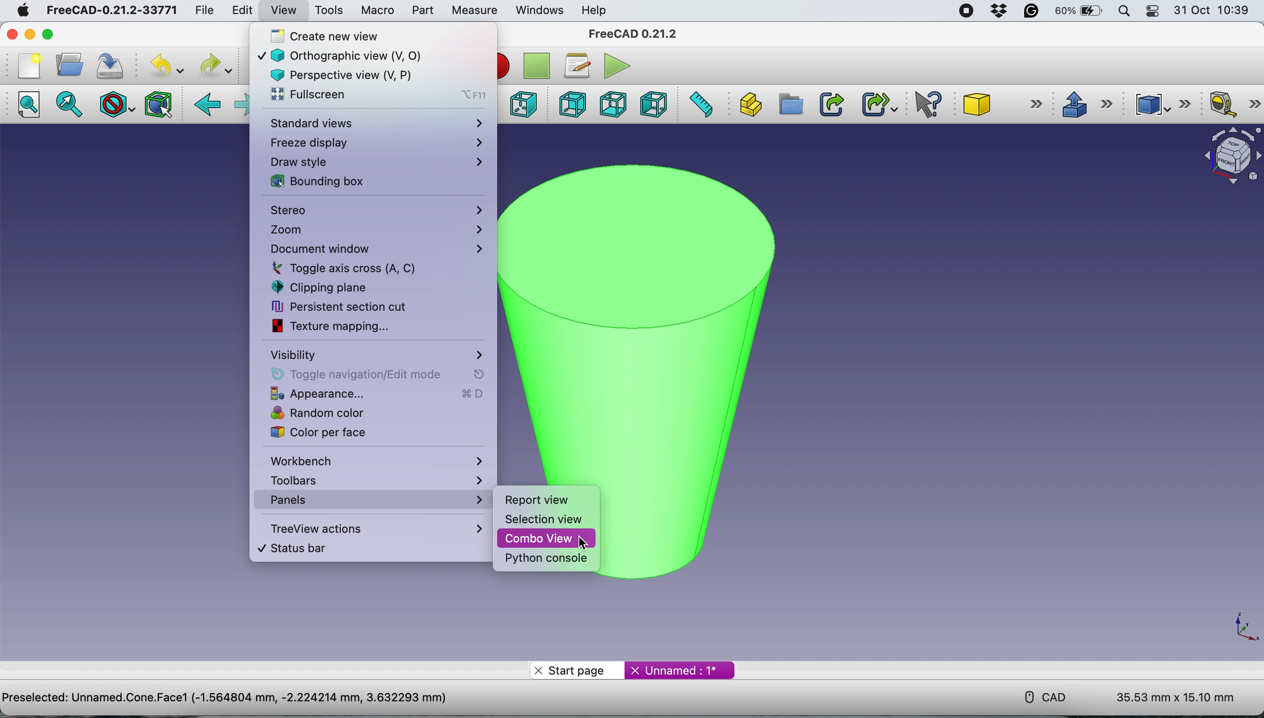 Image resolution: width=1264 pixels, height=718 pixels. What do you see at coordinates (347, 326) in the screenshot?
I see `texture mapping ` at bounding box center [347, 326].